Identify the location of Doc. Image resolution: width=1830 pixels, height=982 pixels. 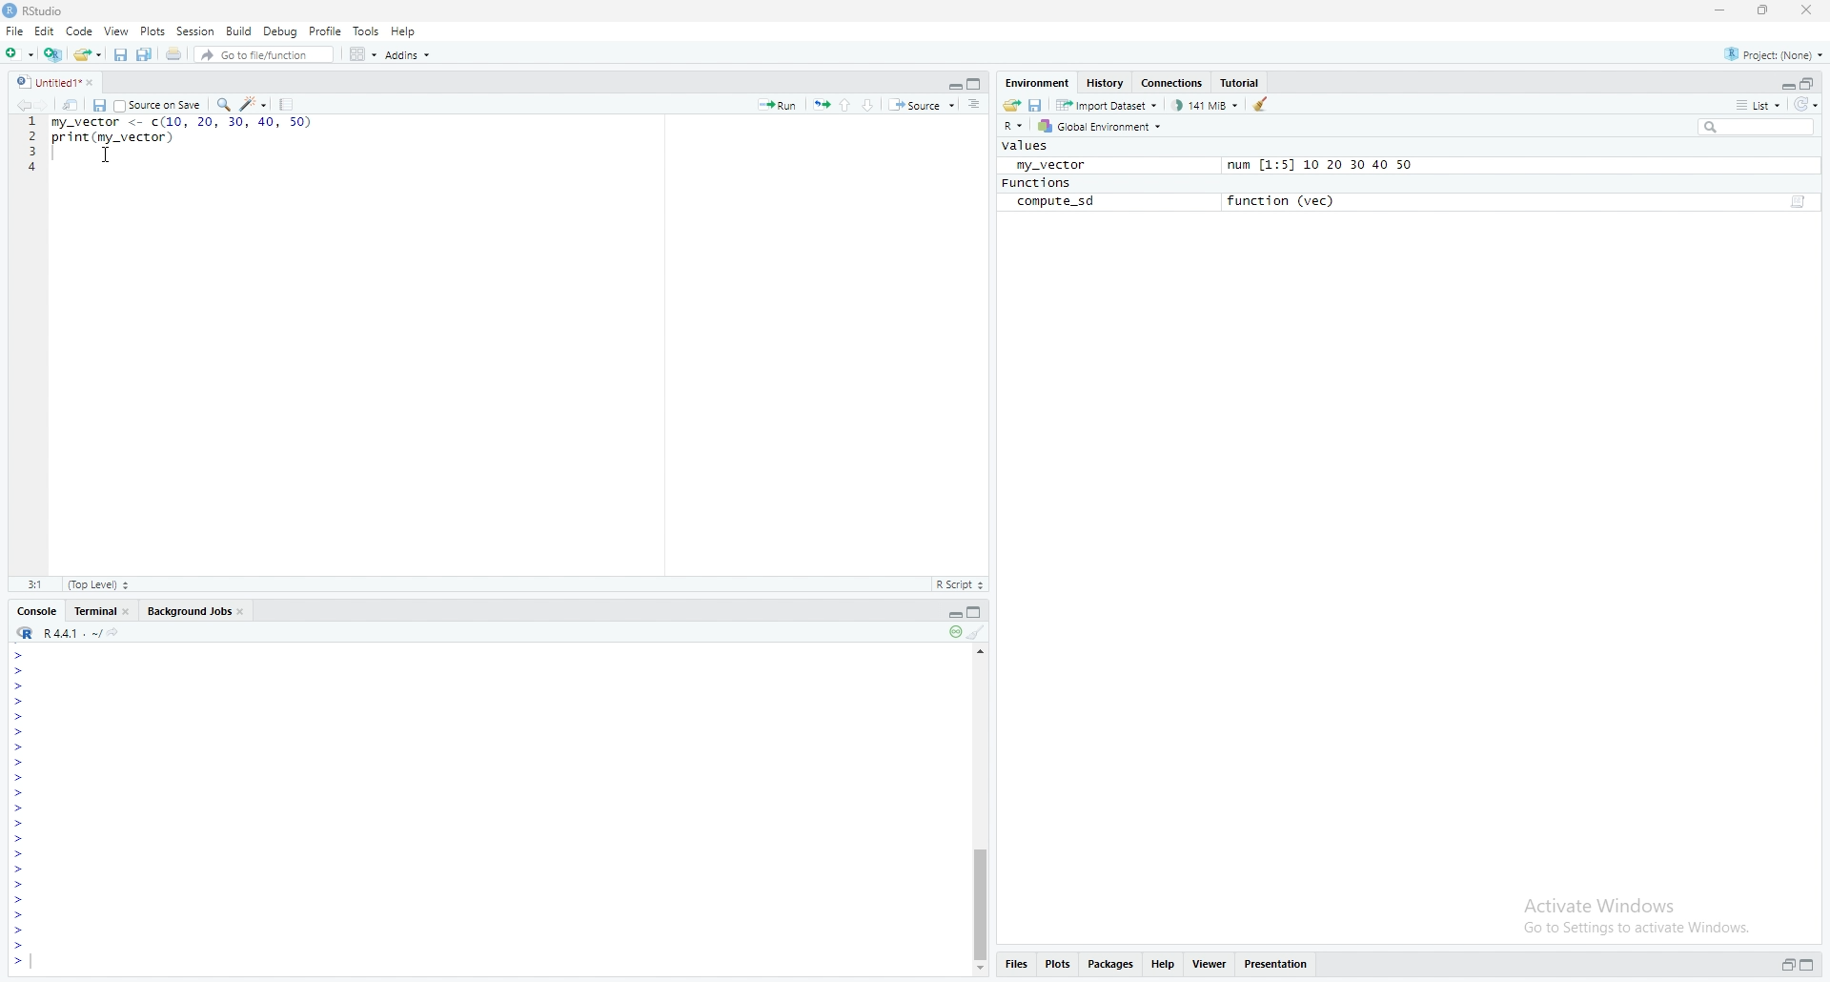
(1796, 203).